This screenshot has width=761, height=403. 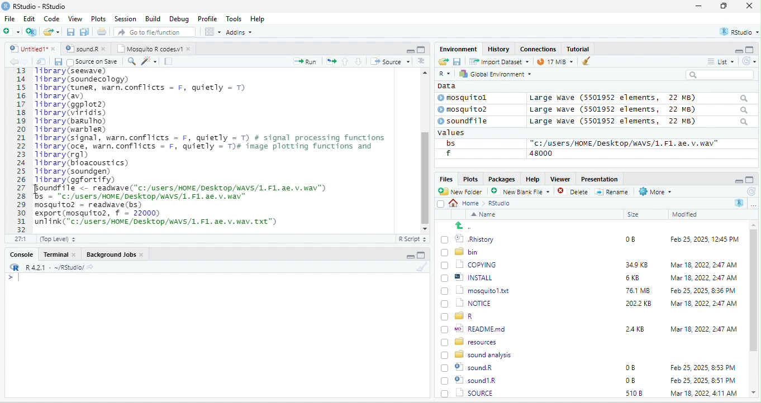 What do you see at coordinates (331, 60) in the screenshot?
I see `open` at bounding box center [331, 60].